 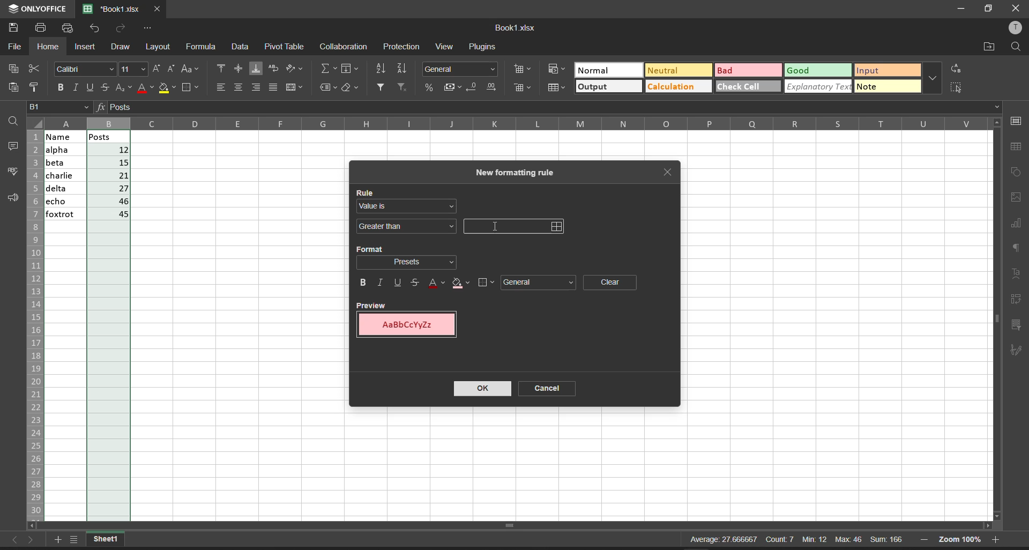 What do you see at coordinates (33, 524) in the screenshot?
I see `scroll left` at bounding box center [33, 524].